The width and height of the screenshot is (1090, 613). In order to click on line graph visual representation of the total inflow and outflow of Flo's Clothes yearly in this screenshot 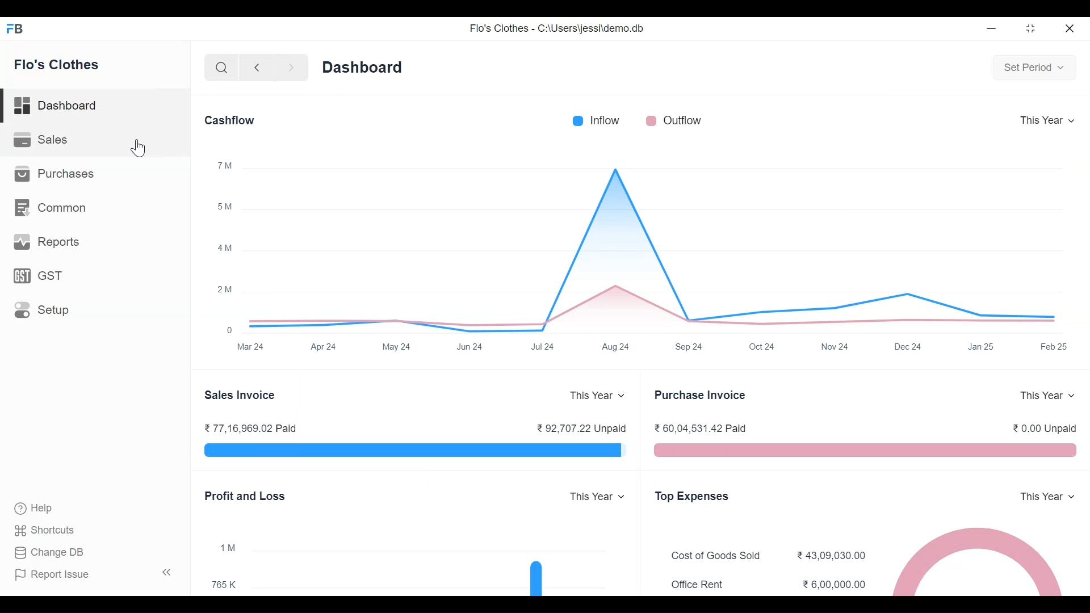, I will do `click(655, 249)`.